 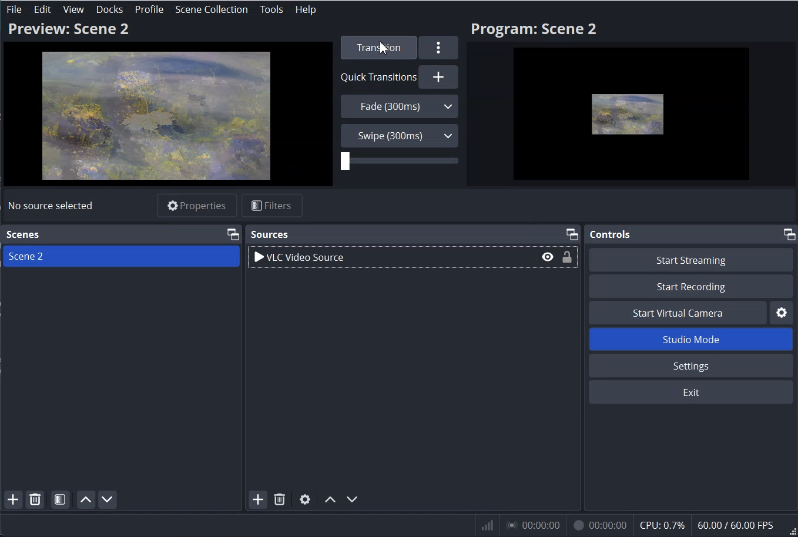 What do you see at coordinates (693, 365) in the screenshot?
I see `Settings` at bounding box center [693, 365].